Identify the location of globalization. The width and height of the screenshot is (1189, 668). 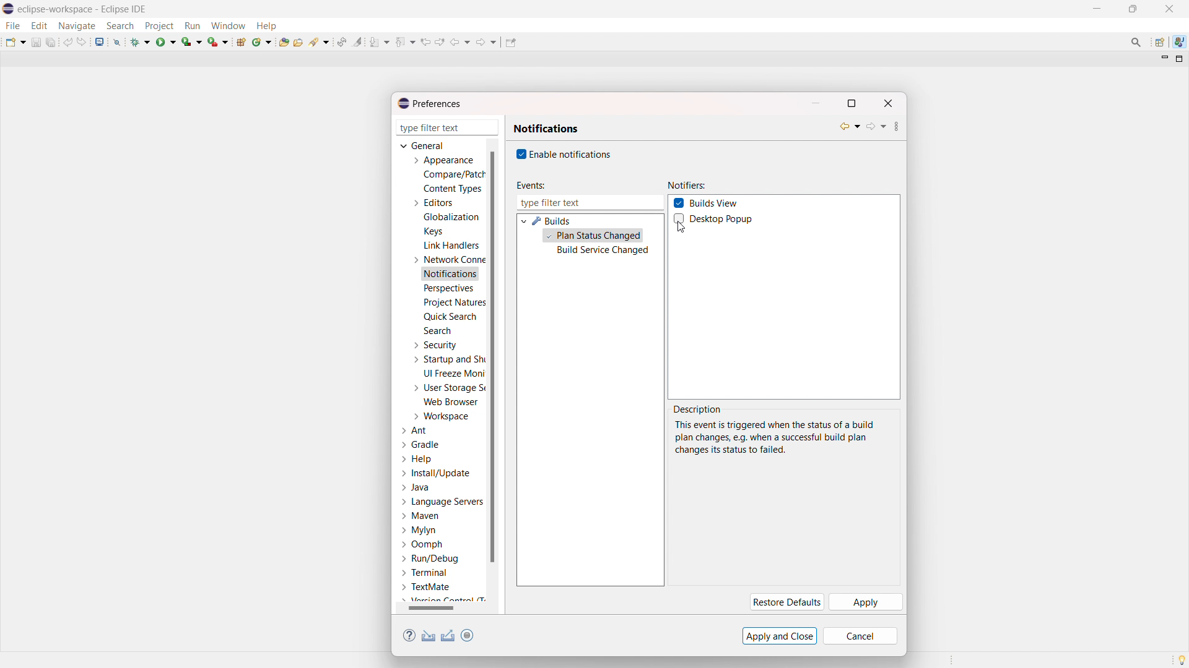
(452, 216).